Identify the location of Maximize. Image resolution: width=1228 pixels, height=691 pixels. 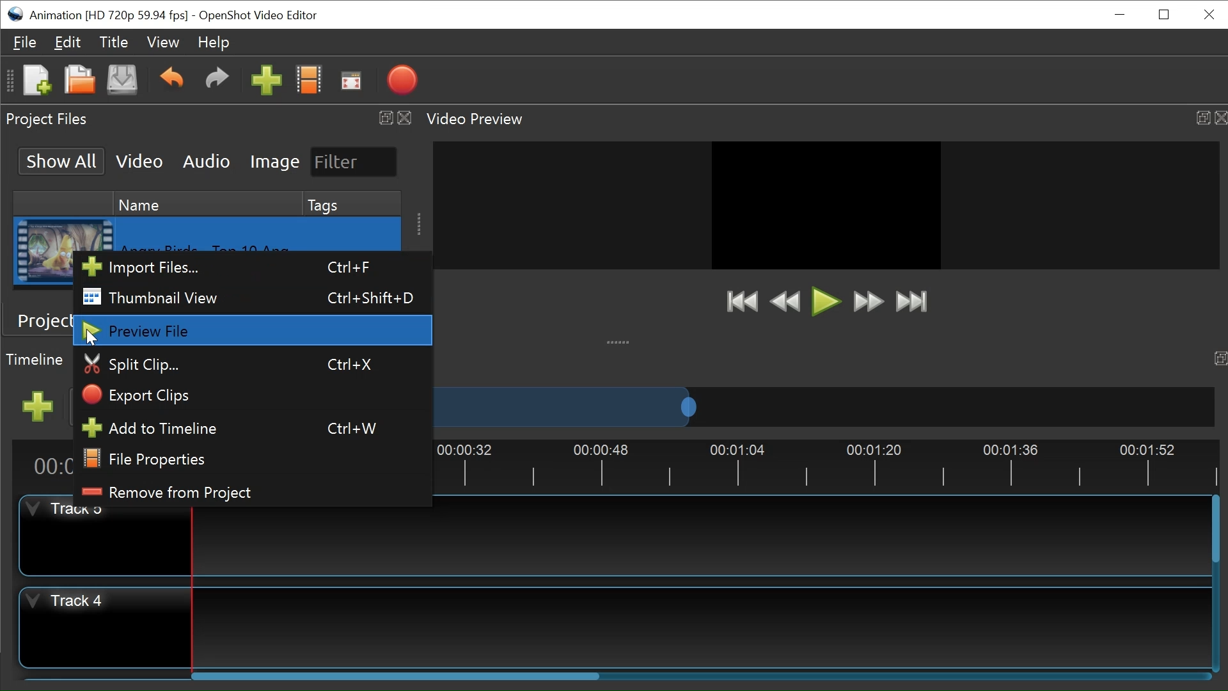
(1219, 358).